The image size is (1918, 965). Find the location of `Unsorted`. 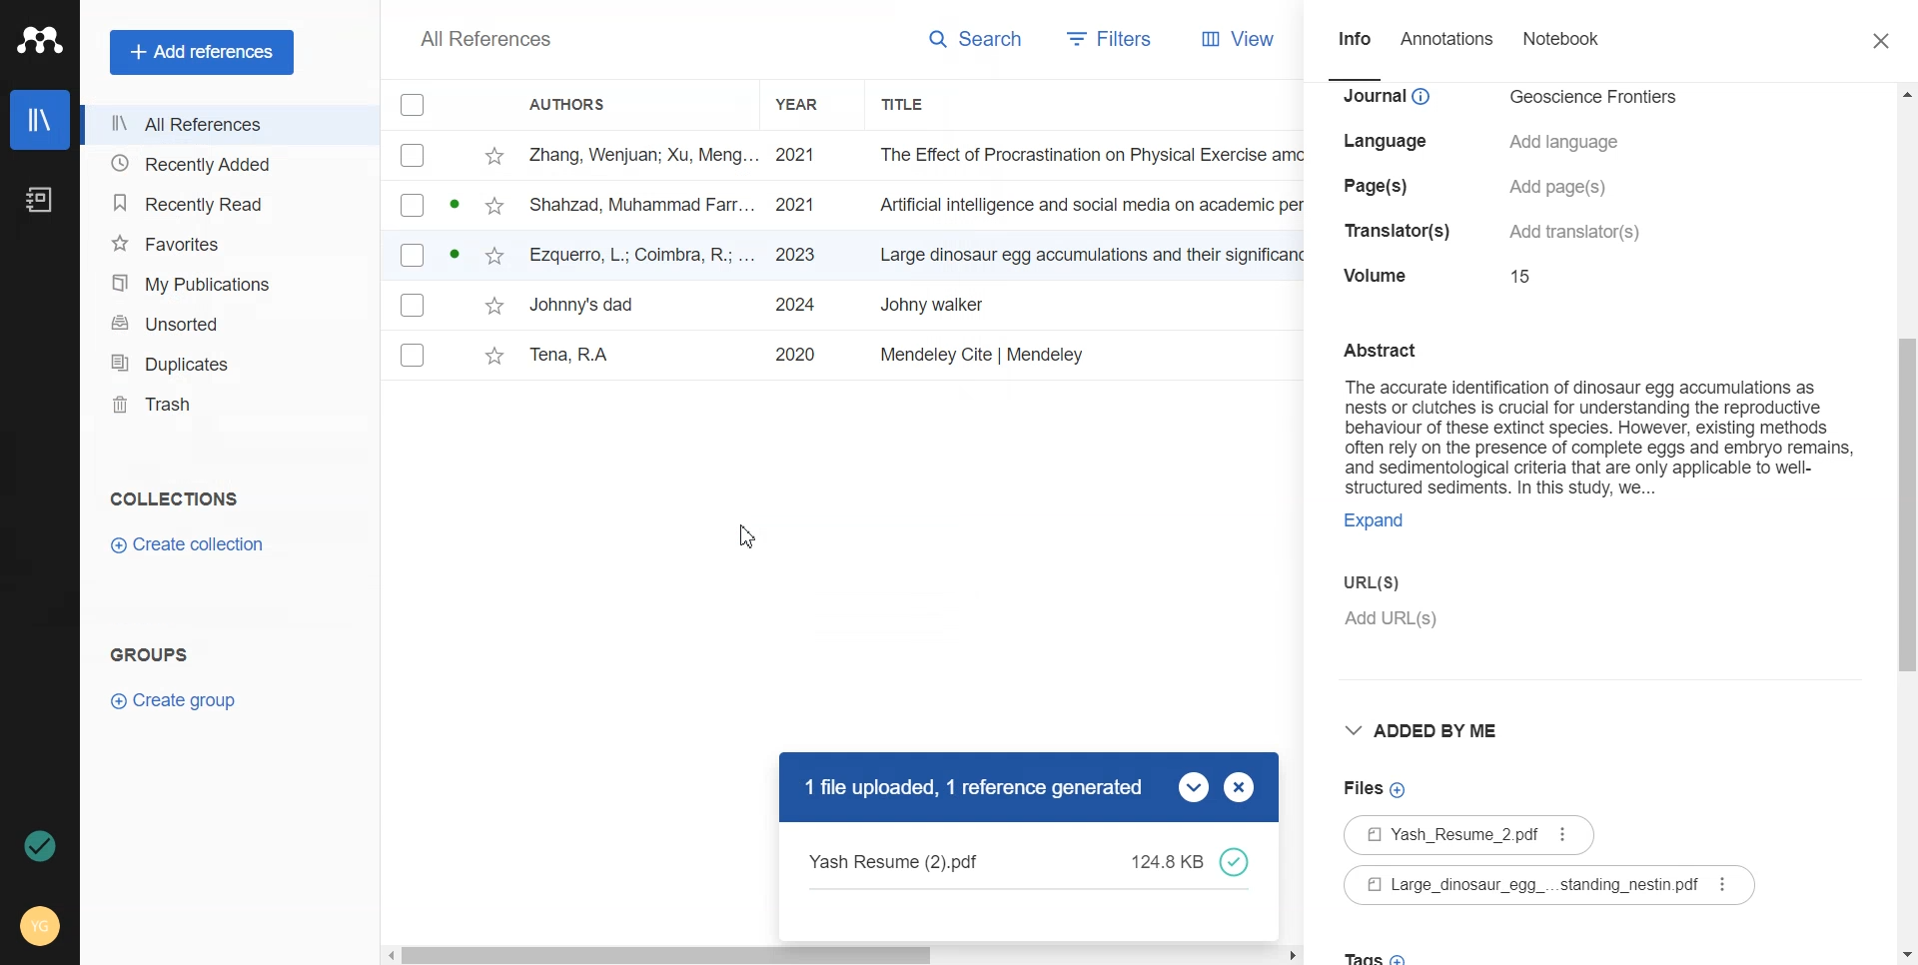

Unsorted is located at coordinates (229, 322).